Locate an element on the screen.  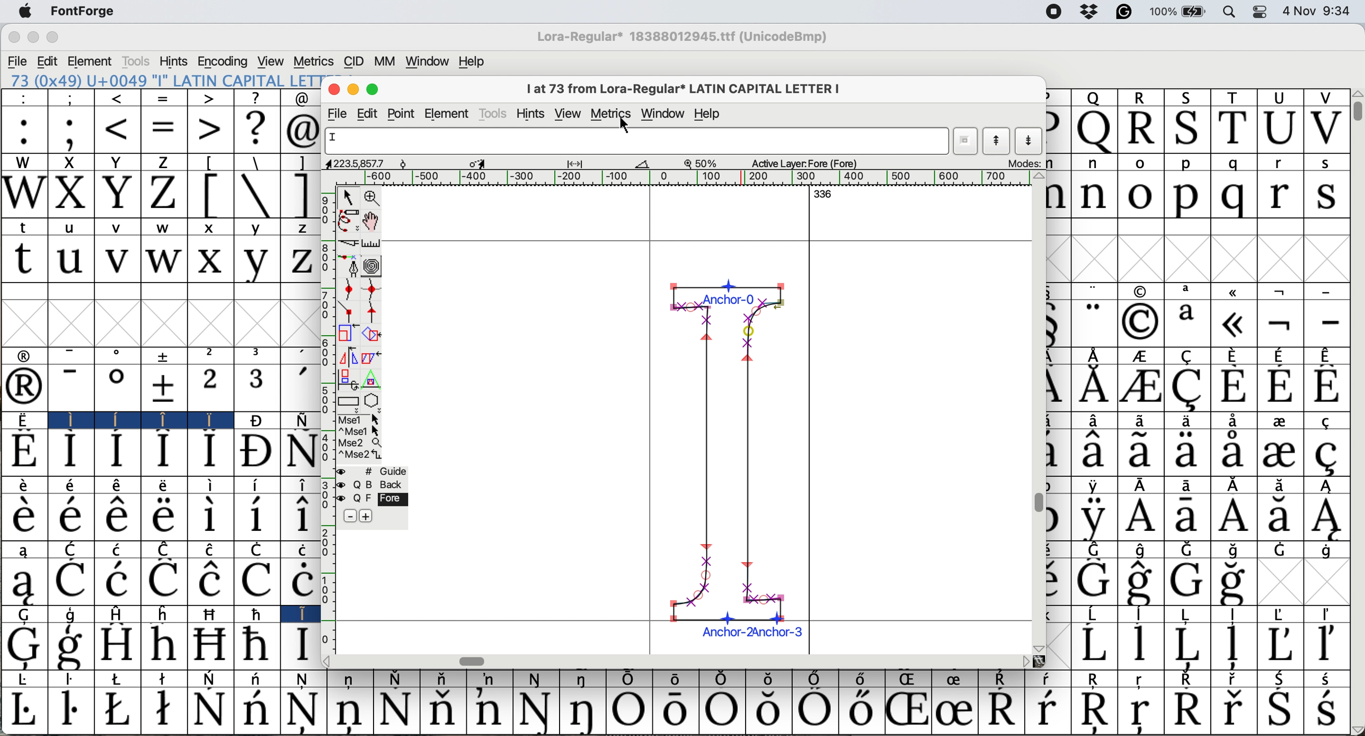
Y is located at coordinates (117, 195).